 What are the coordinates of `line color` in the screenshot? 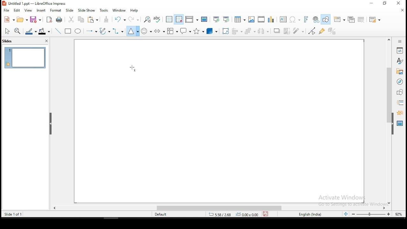 It's located at (31, 31).